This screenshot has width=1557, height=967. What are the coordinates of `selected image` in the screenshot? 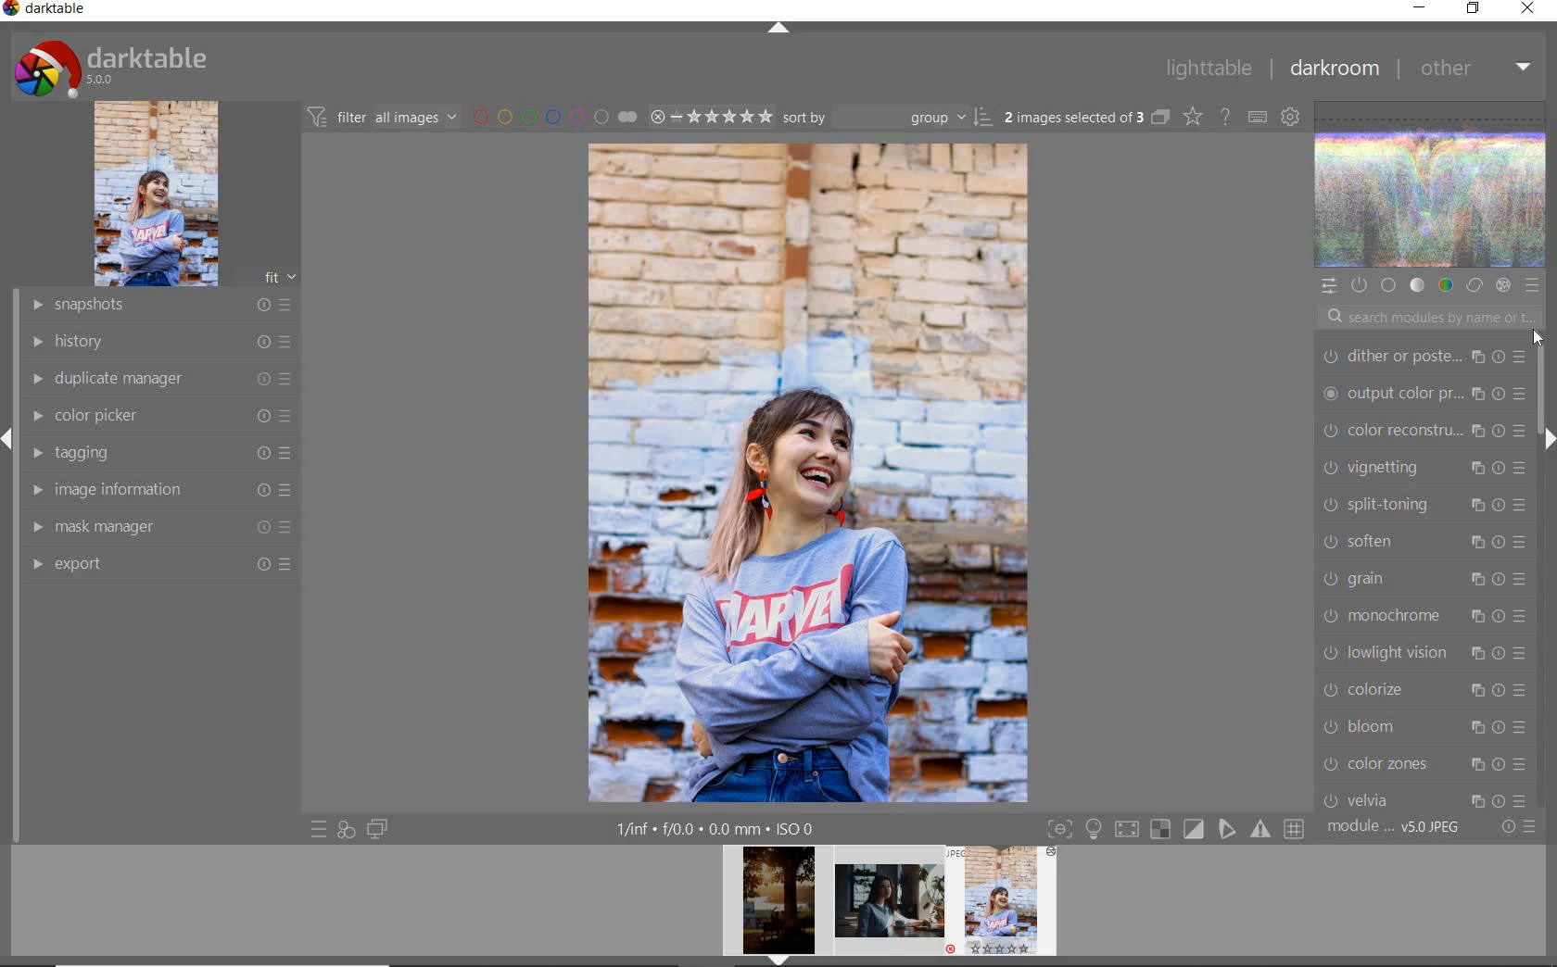 It's located at (809, 470).